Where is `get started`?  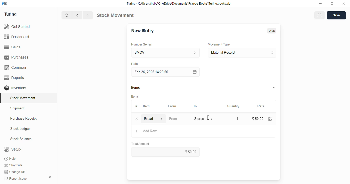
get started is located at coordinates (17, 27).